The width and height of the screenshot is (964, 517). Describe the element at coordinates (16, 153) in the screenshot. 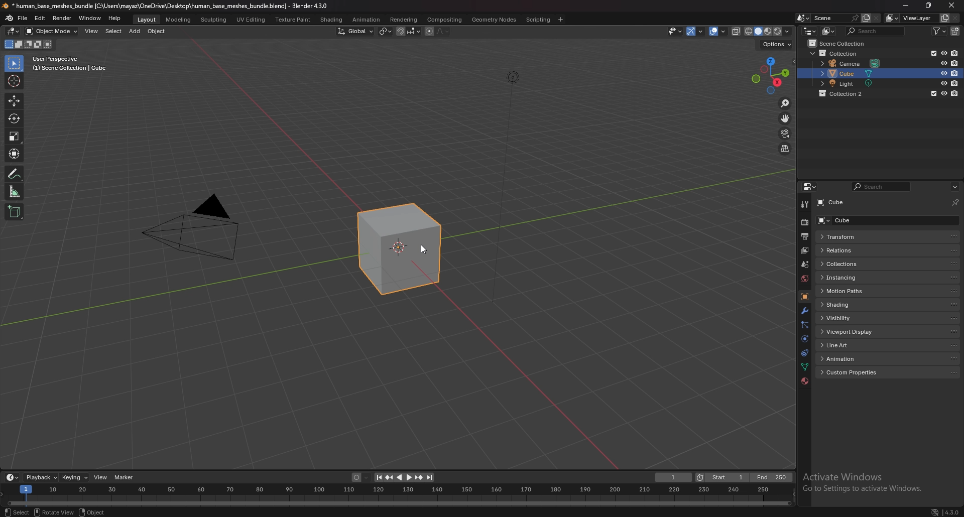

I see `transform` at that location.